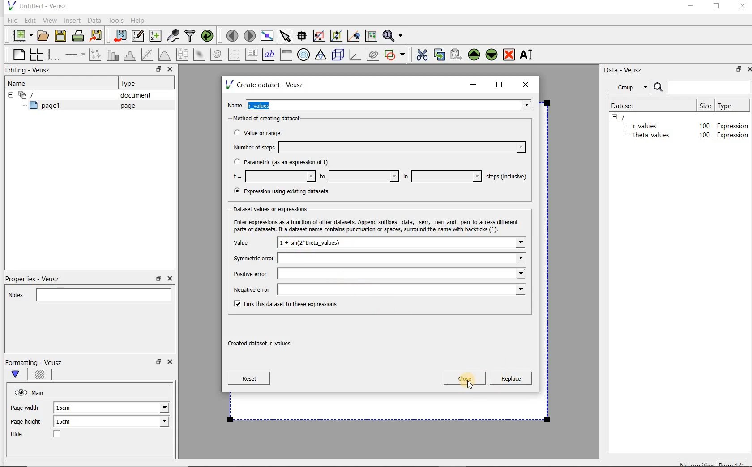  What do you see at coordinates (717, 8) in the screenshot?
I see `maximize` at bounding box center [717, 8].